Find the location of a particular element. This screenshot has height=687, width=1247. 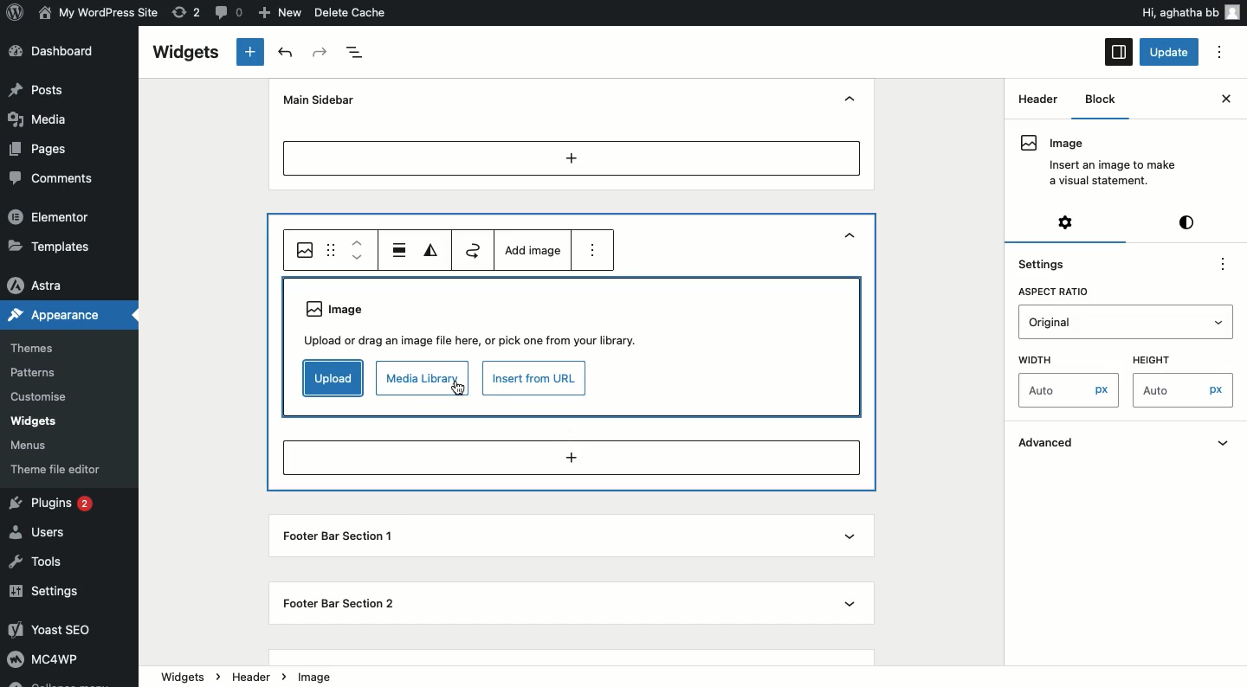

Comments is located at coordinates (47, 177).